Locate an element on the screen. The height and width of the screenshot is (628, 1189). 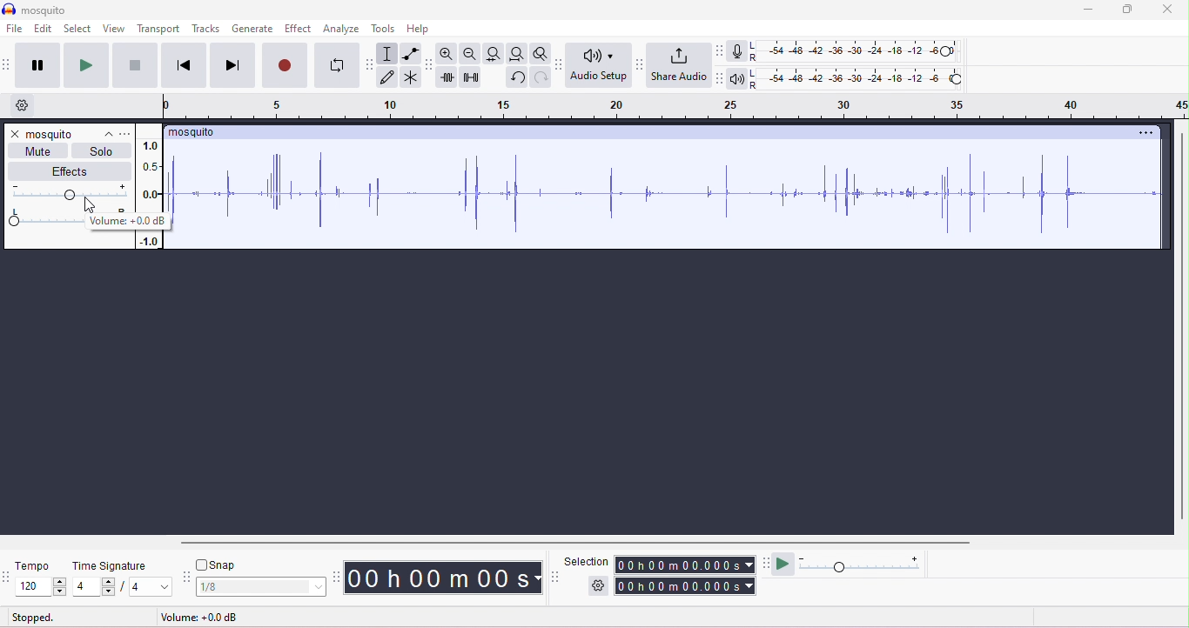
minimize is located at coordinates (1087, 10).